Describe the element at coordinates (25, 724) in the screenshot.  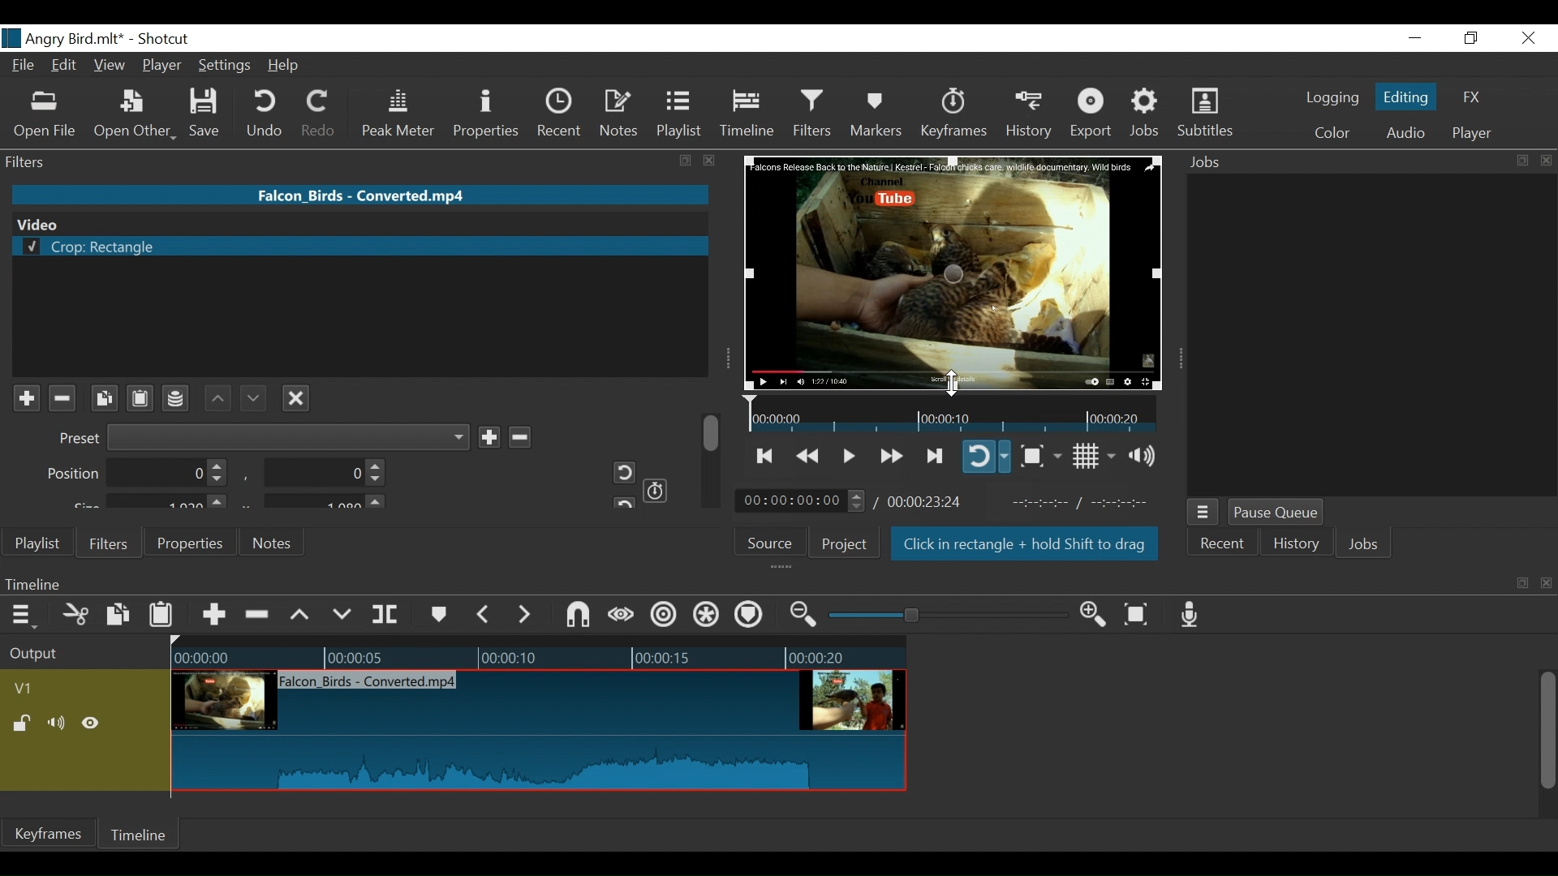
I see `(un)lock track` at that location.